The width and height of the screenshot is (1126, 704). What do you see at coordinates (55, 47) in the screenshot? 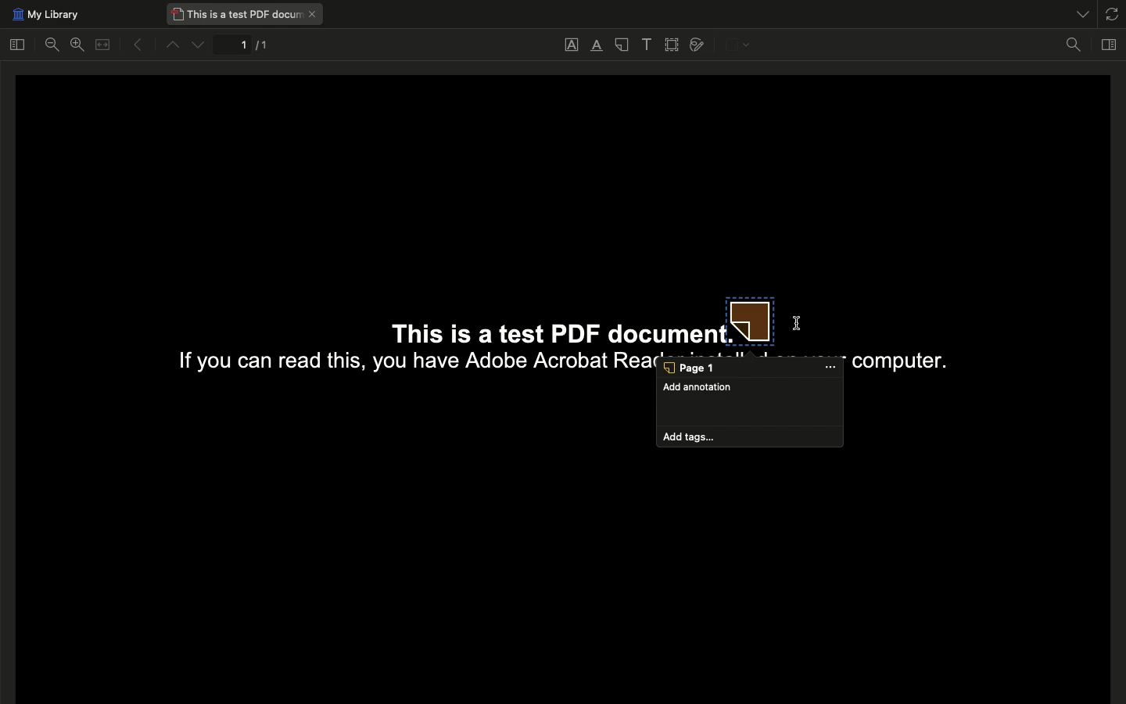
I see `Zoom out` at bounding box center [55, 47].